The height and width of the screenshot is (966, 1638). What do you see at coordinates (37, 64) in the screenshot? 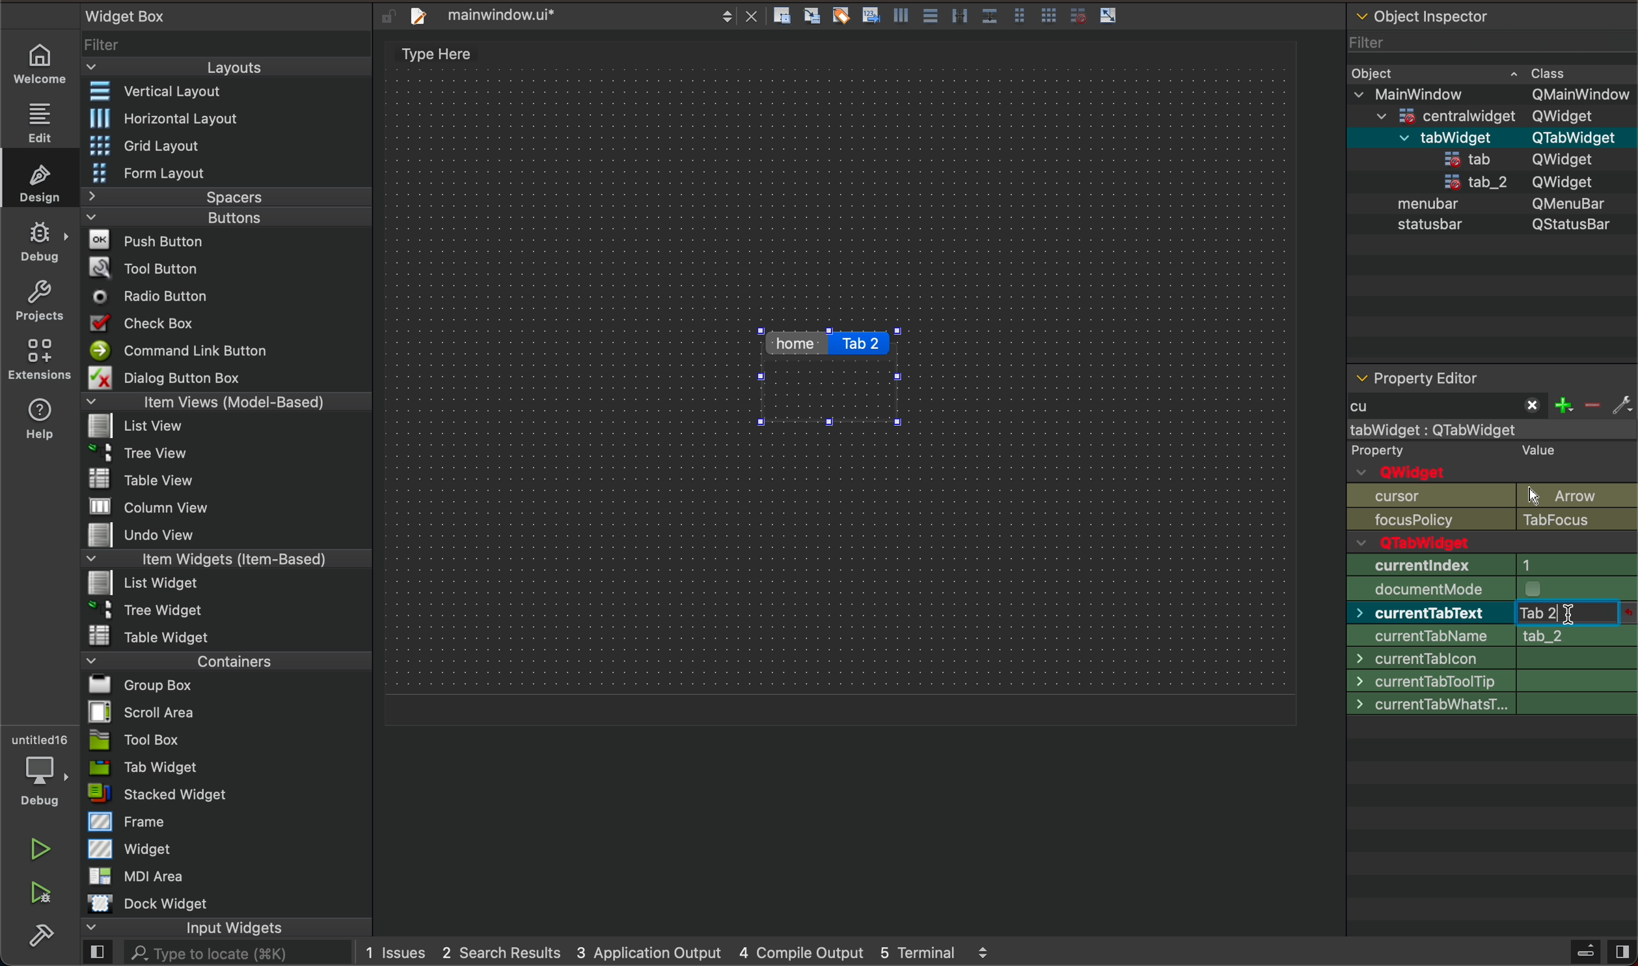
I see `welcome` at bounding box center [37, 64].